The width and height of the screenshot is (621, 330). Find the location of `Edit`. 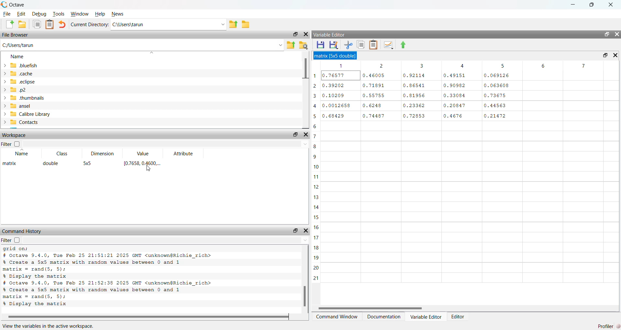

Edit is located at coordinates (21, 14).